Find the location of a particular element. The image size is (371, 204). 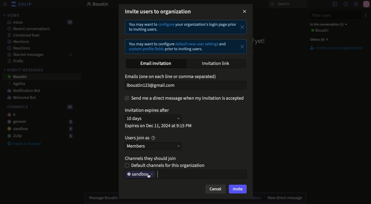

Channels they should join is located at coordinates (152, 158).